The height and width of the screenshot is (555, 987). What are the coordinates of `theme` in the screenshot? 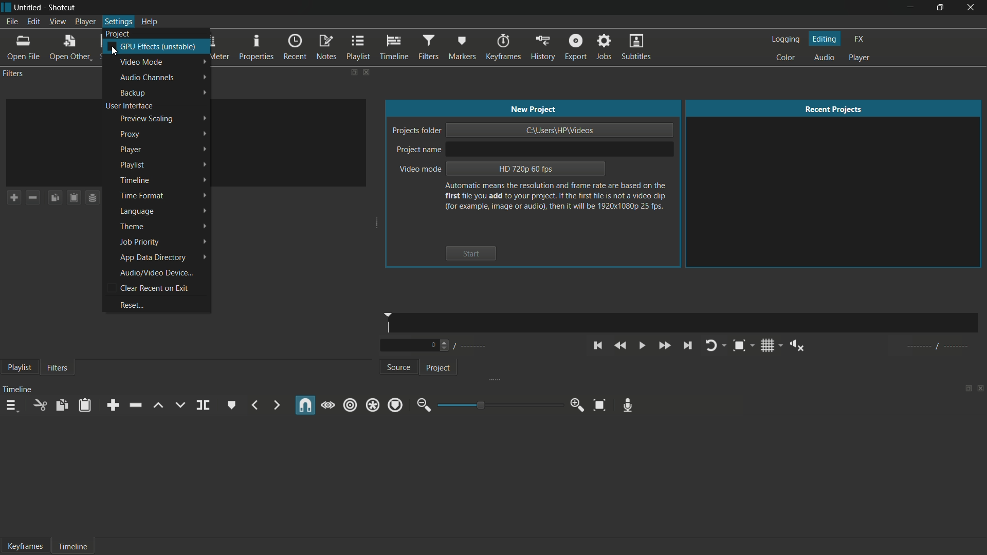 It's located at (133, 227).